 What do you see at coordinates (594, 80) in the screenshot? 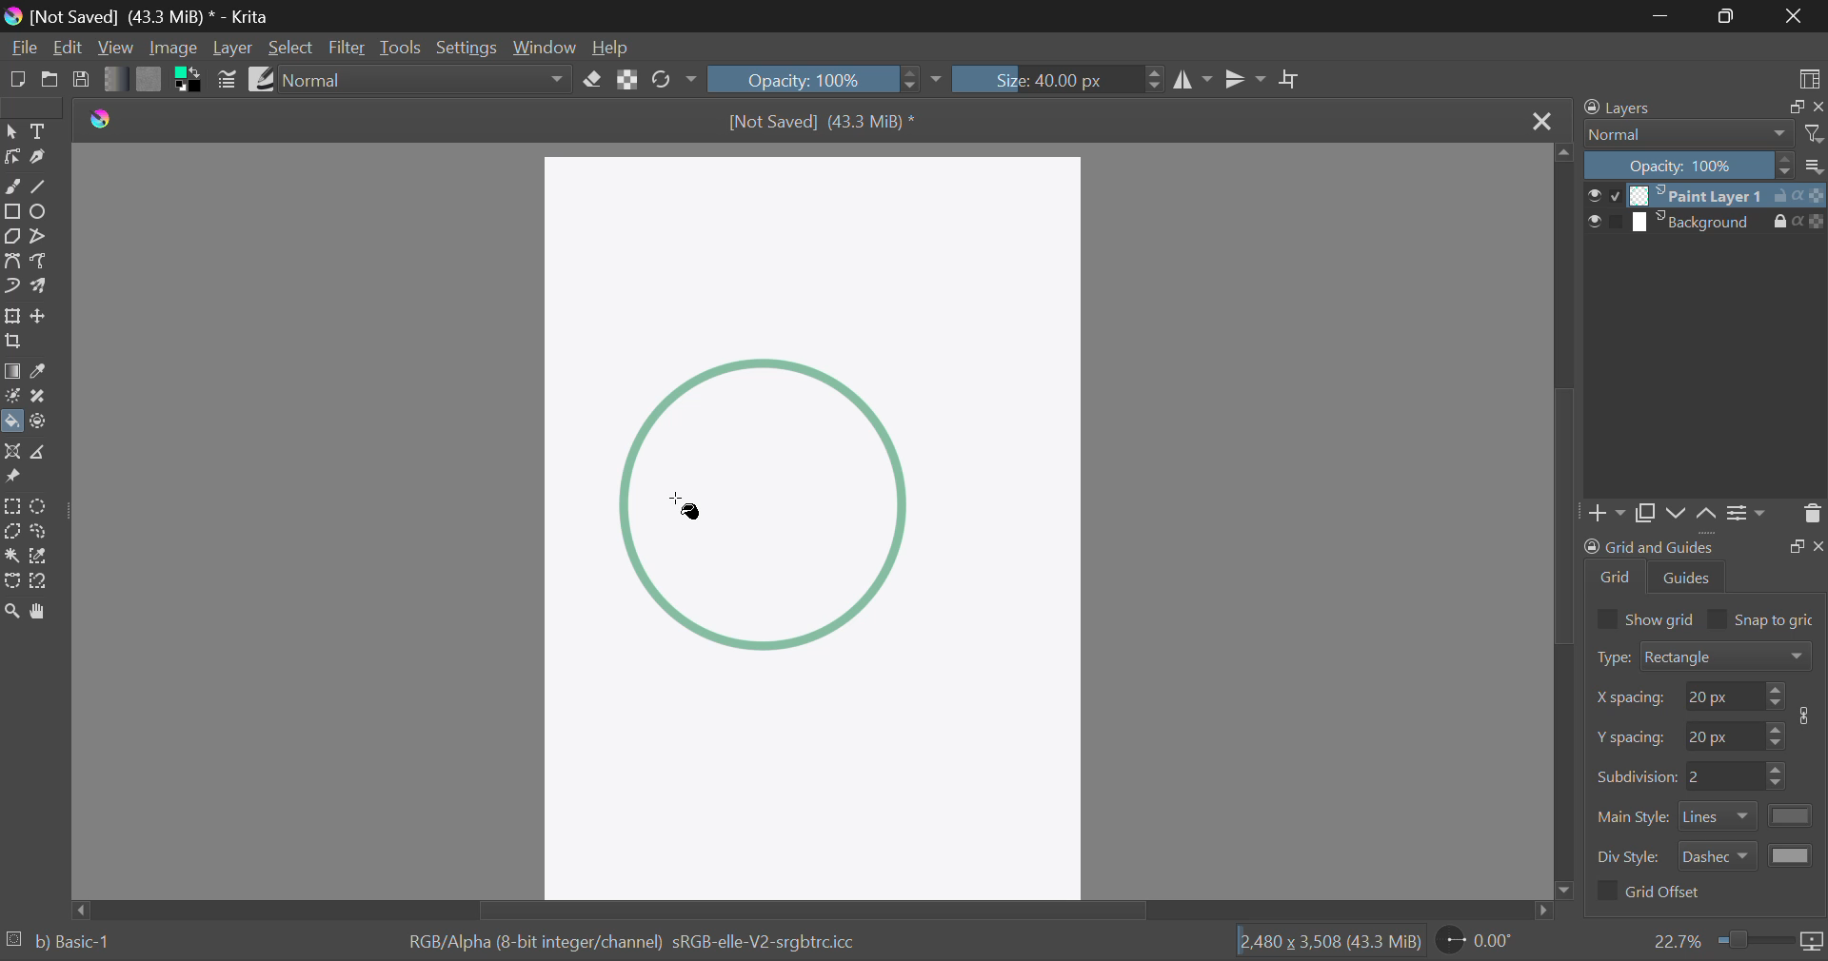
I see `Eraser` at bounding box center [594, 80].